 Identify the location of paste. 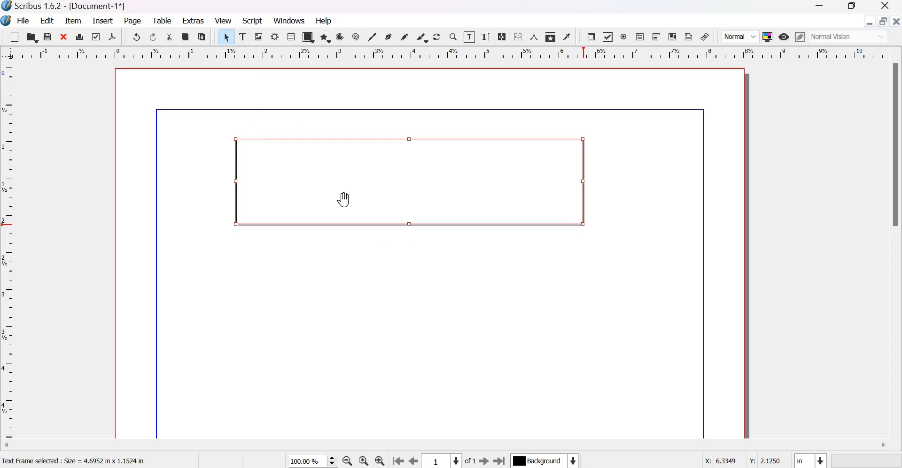
(202, 37).